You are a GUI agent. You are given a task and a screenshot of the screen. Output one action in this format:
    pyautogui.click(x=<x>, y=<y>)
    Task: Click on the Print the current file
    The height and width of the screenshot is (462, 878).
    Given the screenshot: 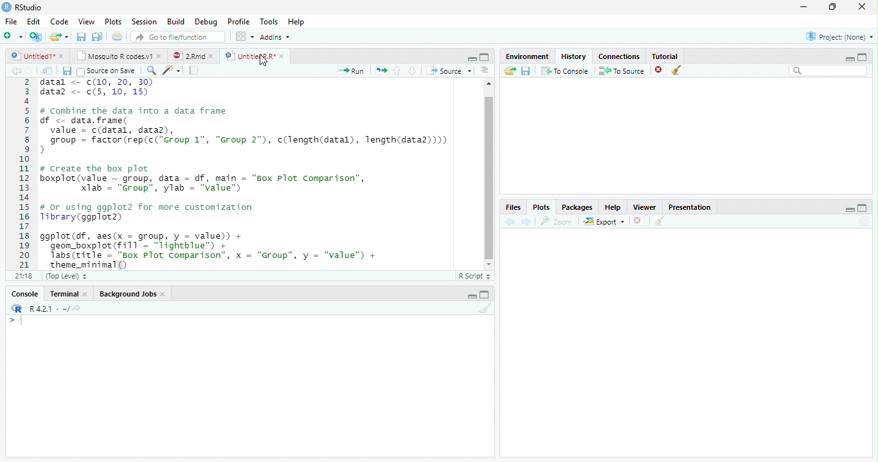 What is the action you would take?
    pyautogui.click(x=116, y=36)
    